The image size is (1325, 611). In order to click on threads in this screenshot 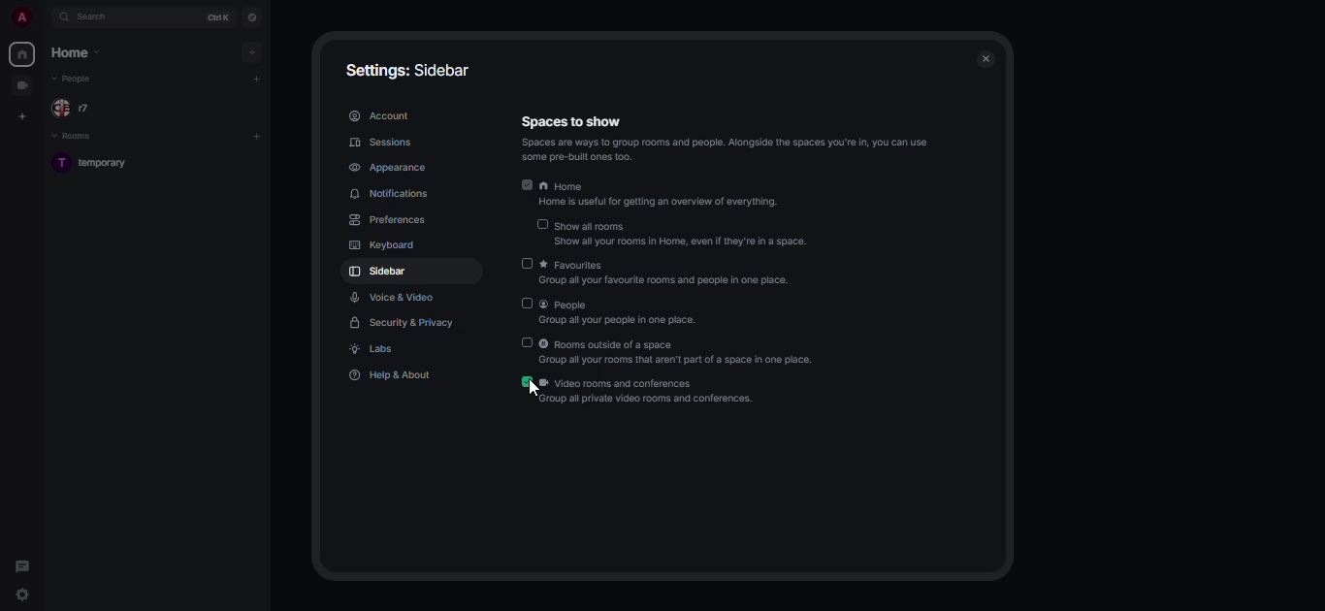, I will do `click(21, 565)`.